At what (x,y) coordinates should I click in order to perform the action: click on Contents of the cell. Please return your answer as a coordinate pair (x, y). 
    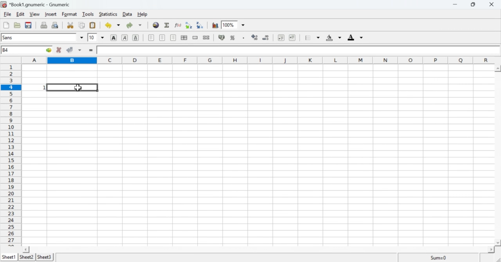
    Looking at the image, I should click on (296, 50).